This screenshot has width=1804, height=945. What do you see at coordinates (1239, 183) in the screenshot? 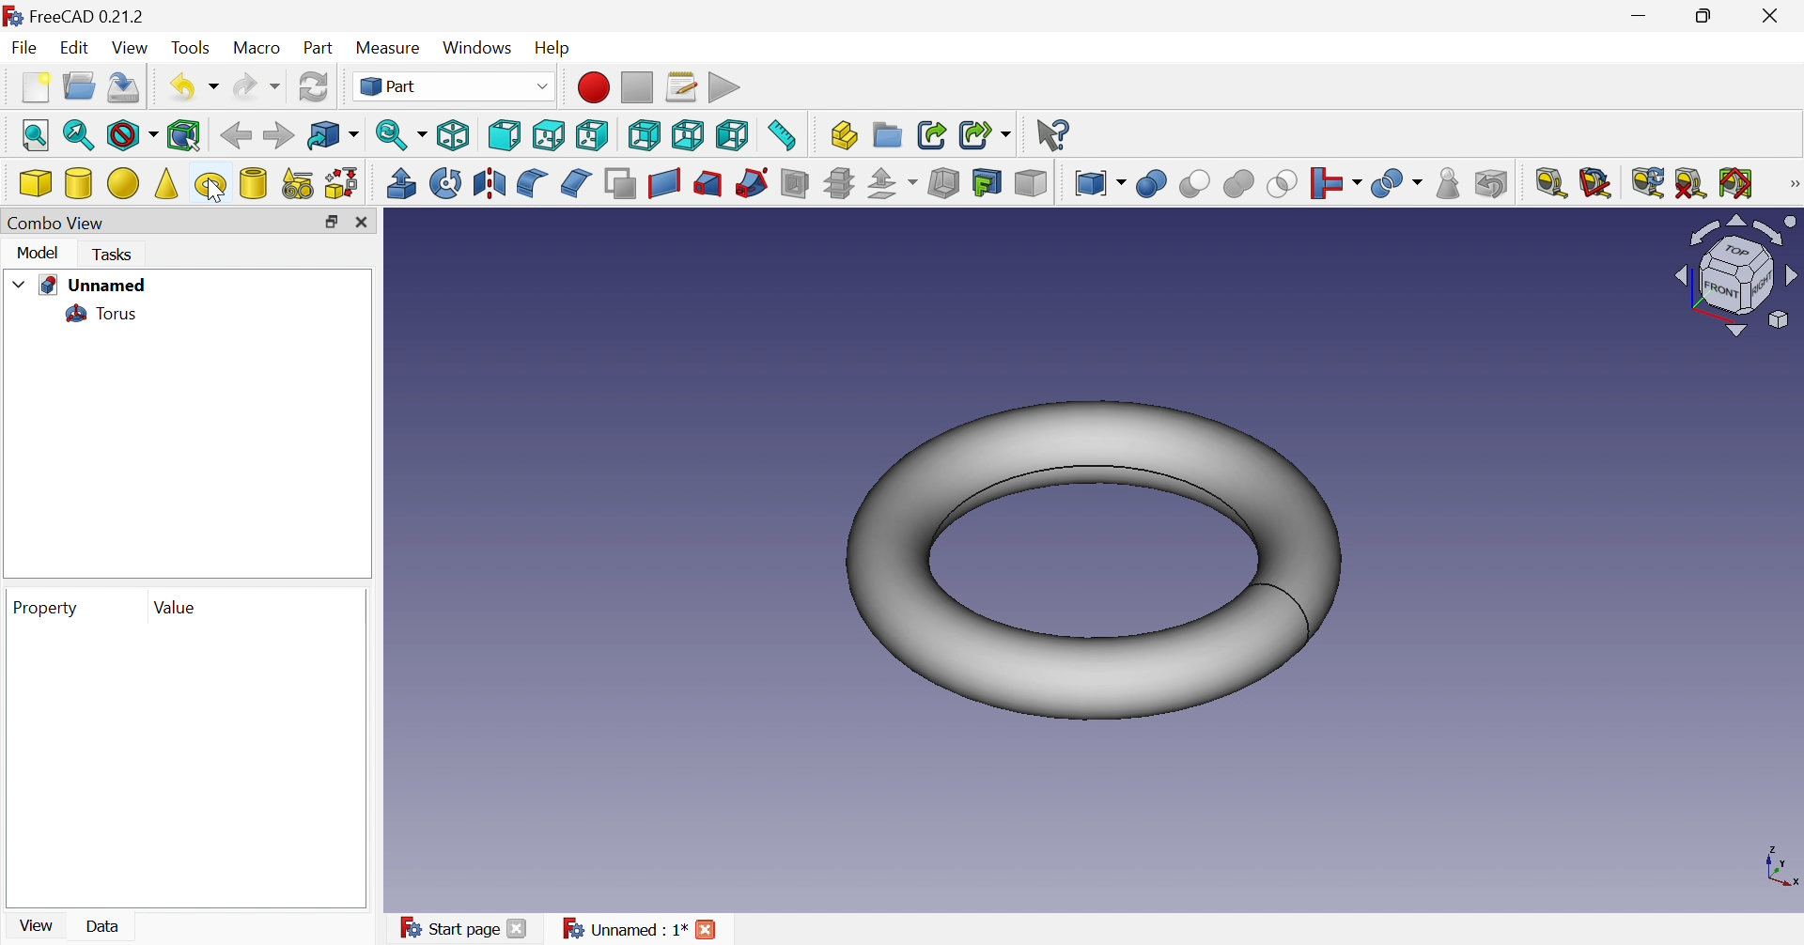
I see `Union` at bounding box center [1239, 183].